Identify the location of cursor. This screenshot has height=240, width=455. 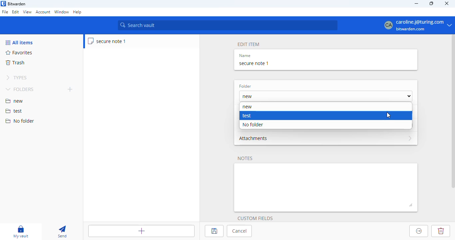
(389, 116).